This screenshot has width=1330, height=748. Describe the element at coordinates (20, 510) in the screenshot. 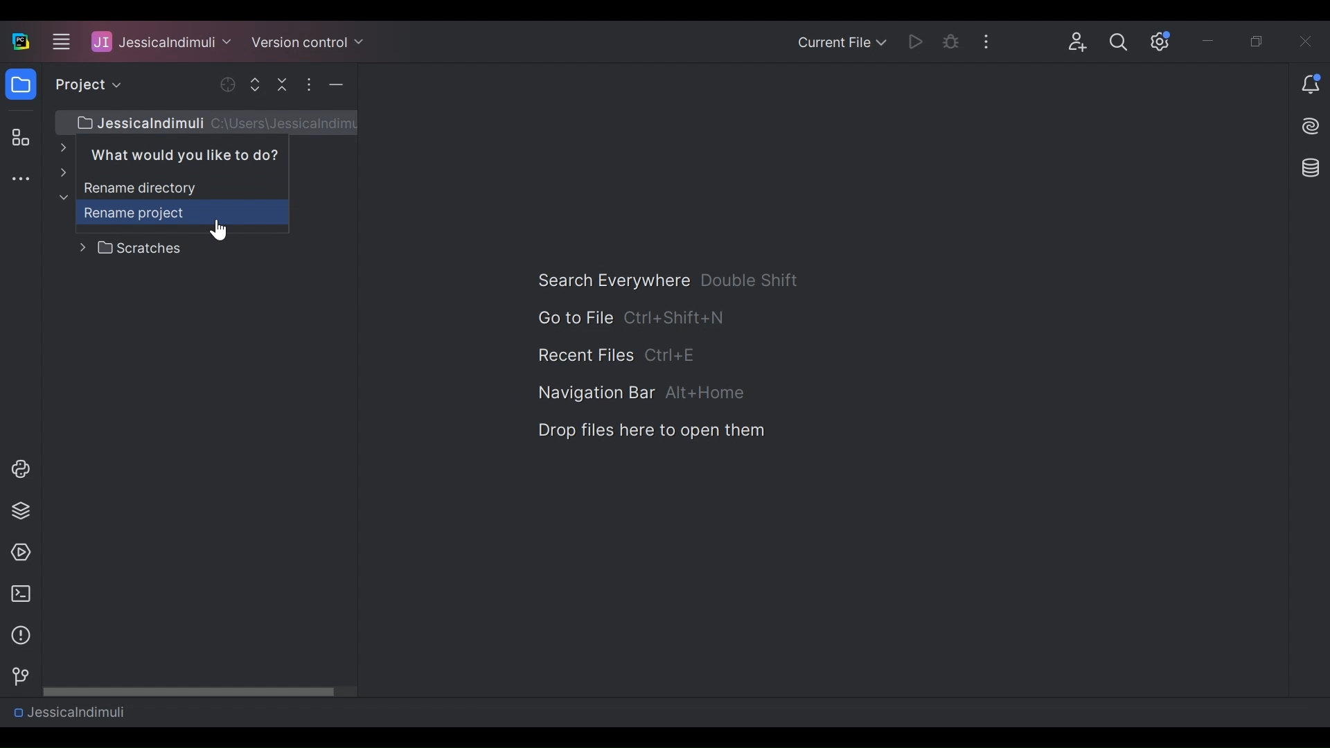

I see `layers` at that location.